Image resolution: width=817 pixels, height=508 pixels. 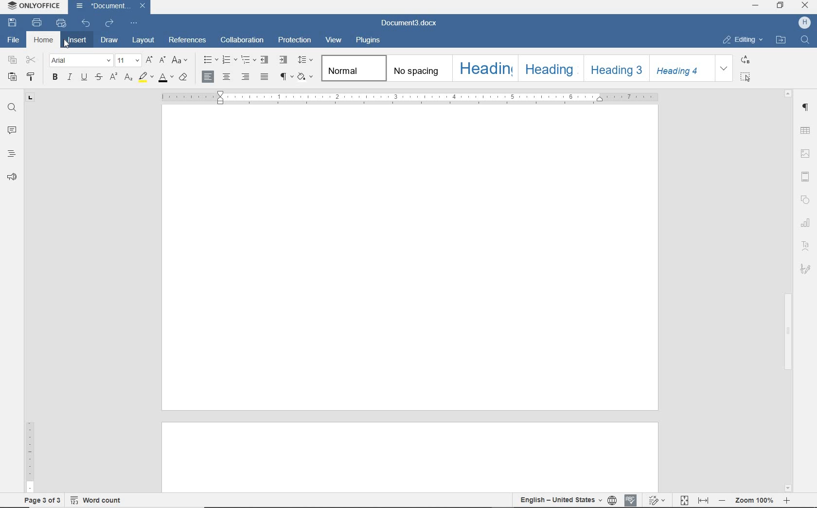 What do you see at coordinates (781, 41) in the screenshot?
I see `OPEN FILE LOCATION` at bounding box center [781, 41].